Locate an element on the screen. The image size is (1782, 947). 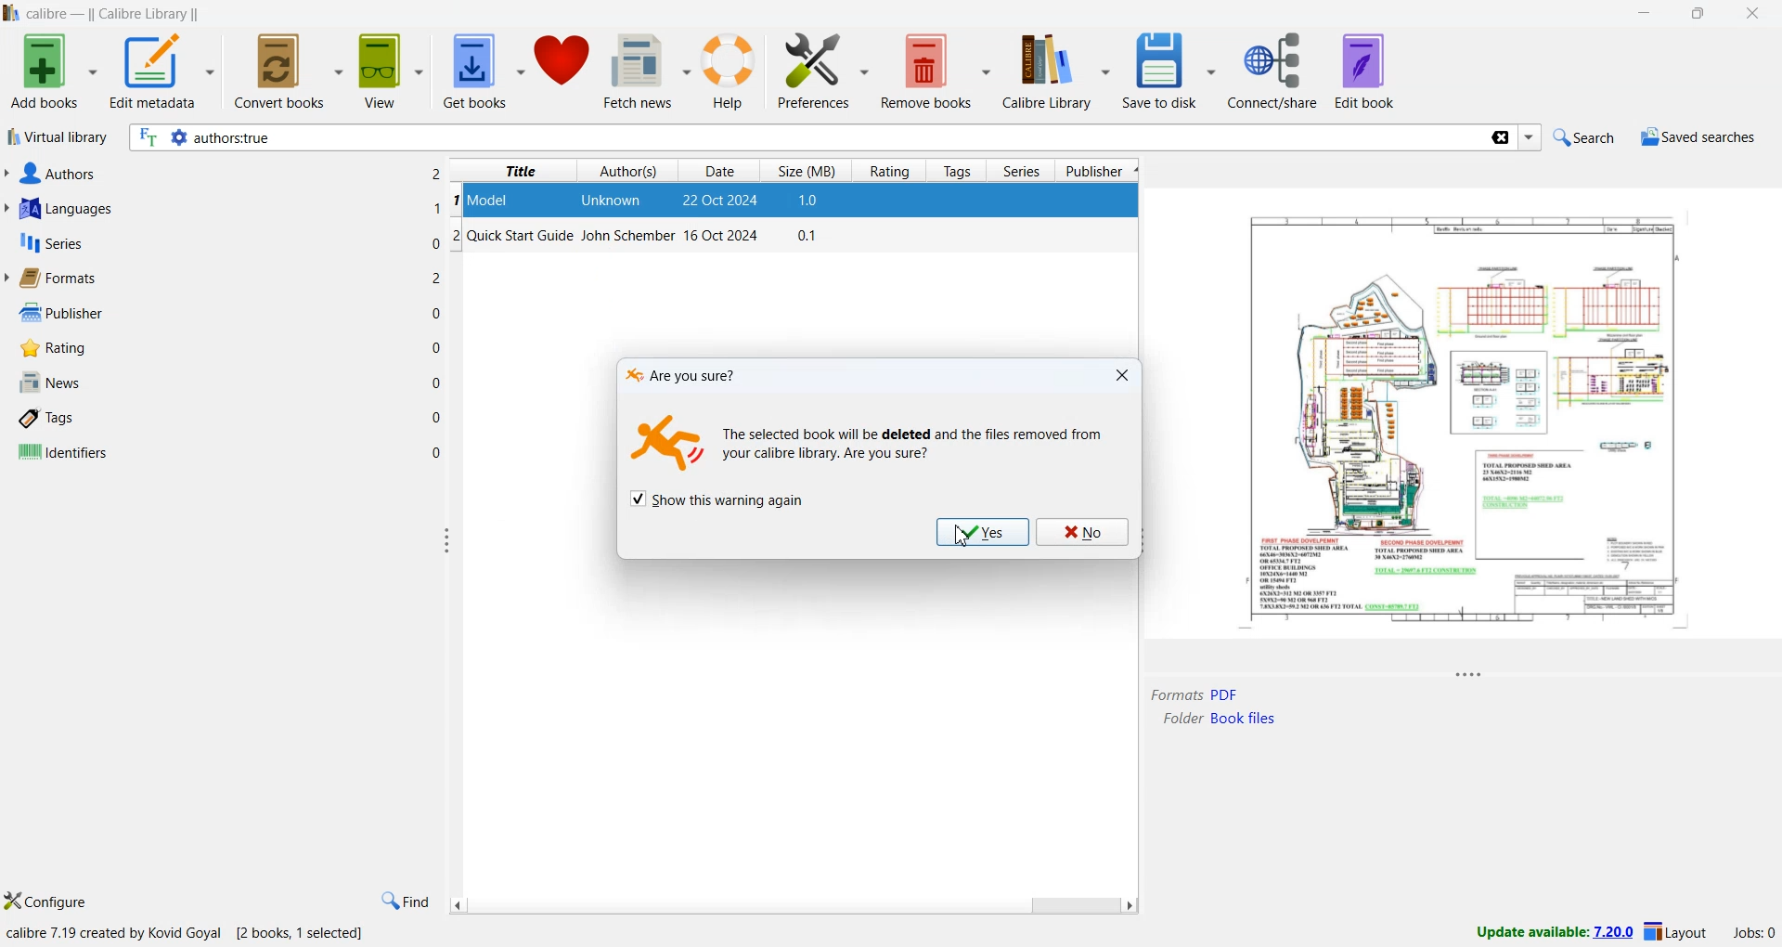
date is located at coordinates (719, 171).